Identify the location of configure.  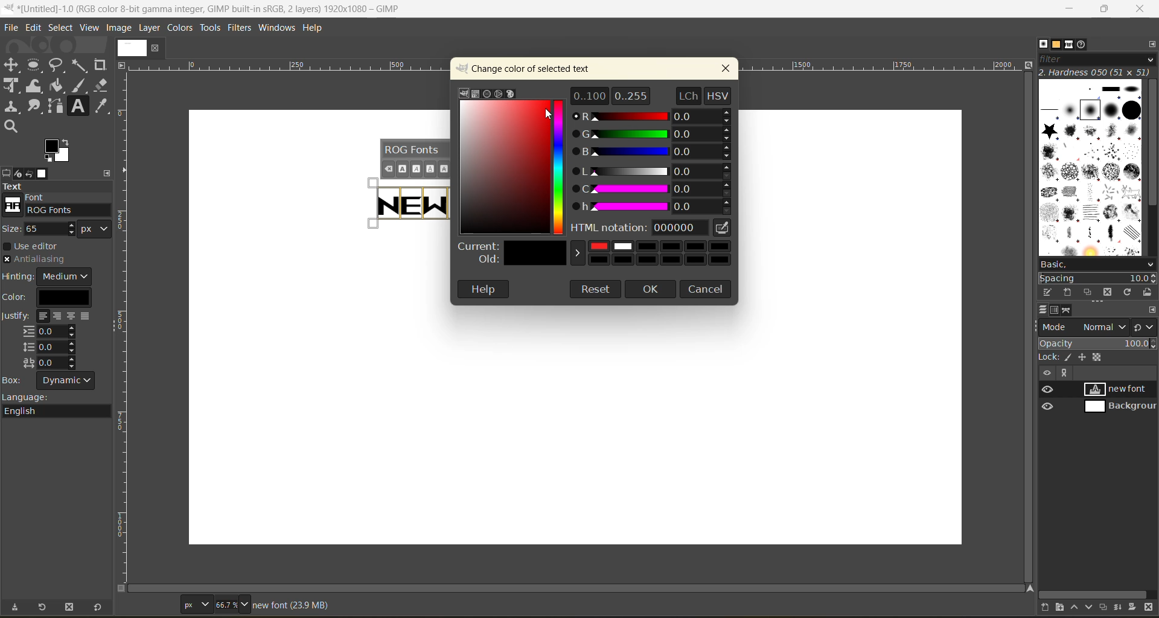
(110, 171).